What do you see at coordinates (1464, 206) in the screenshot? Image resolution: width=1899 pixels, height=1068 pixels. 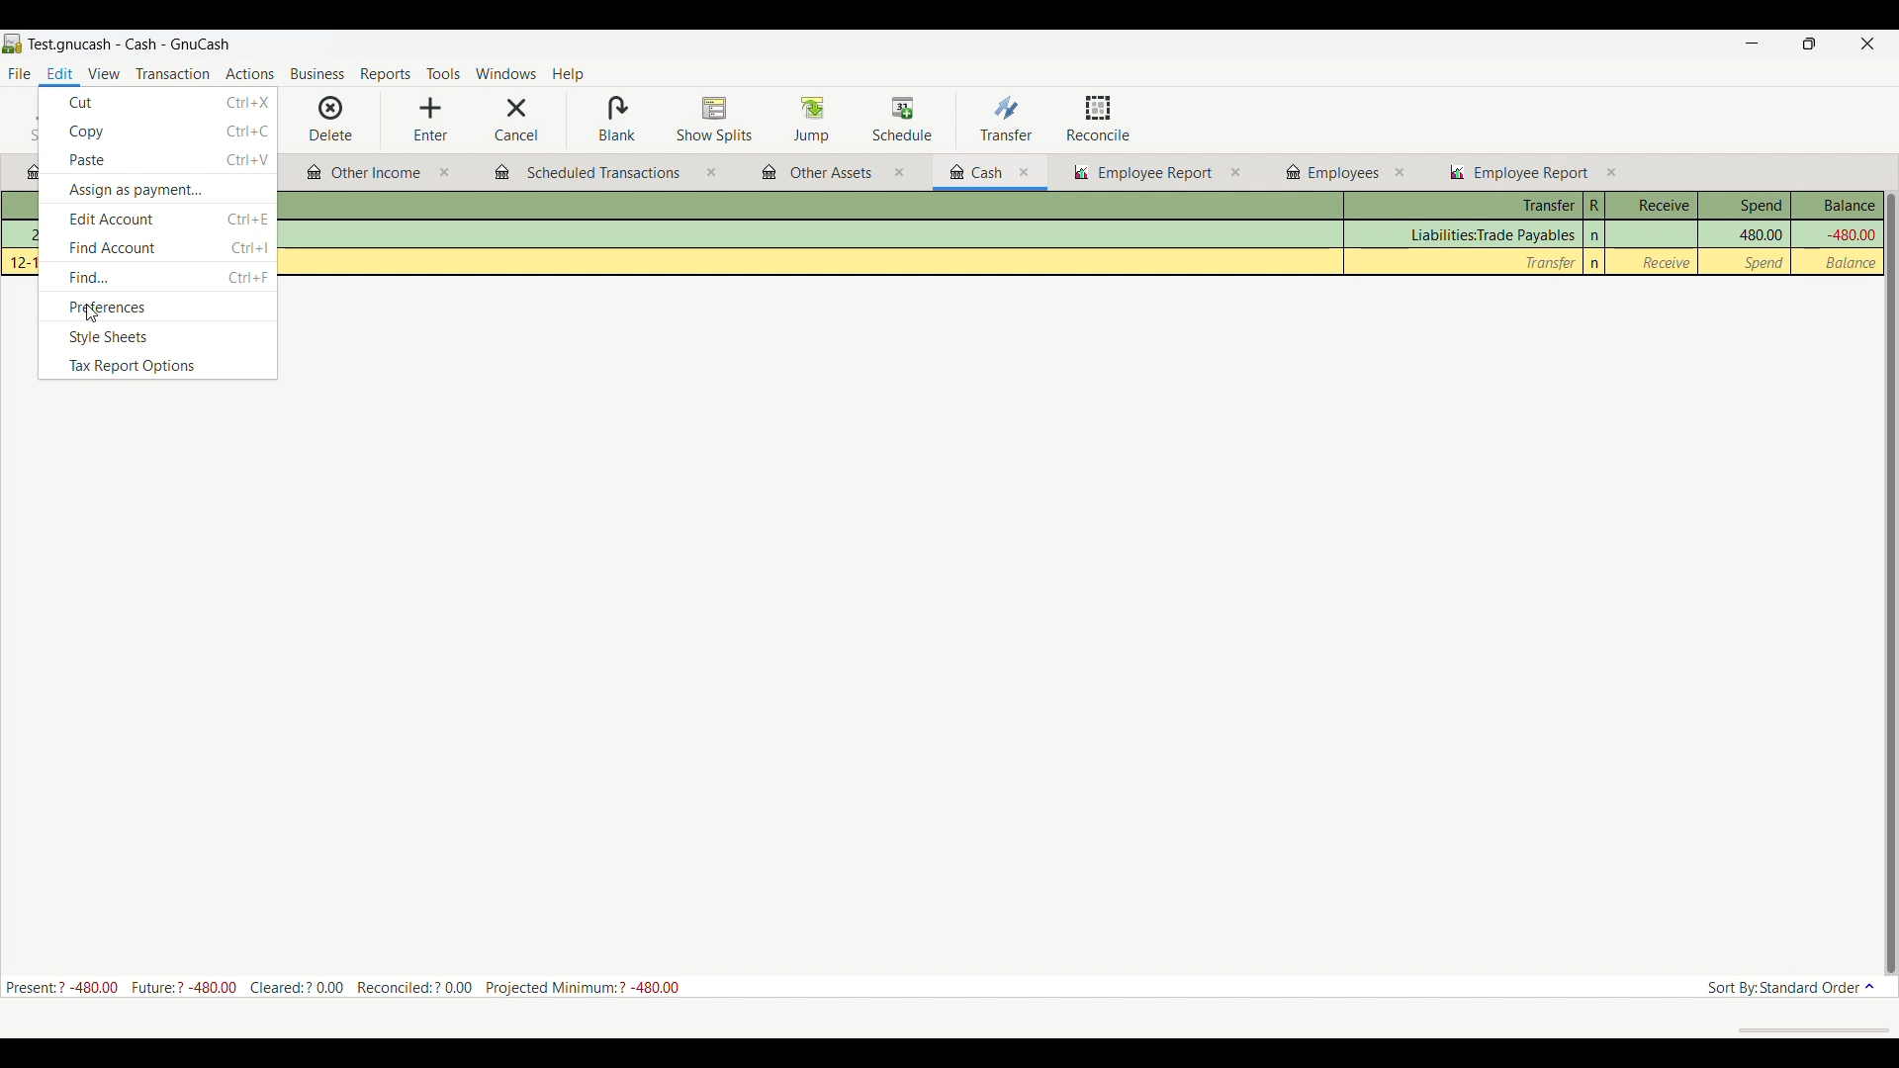 I see `Transfer column` at bounding box center [1464, 206].